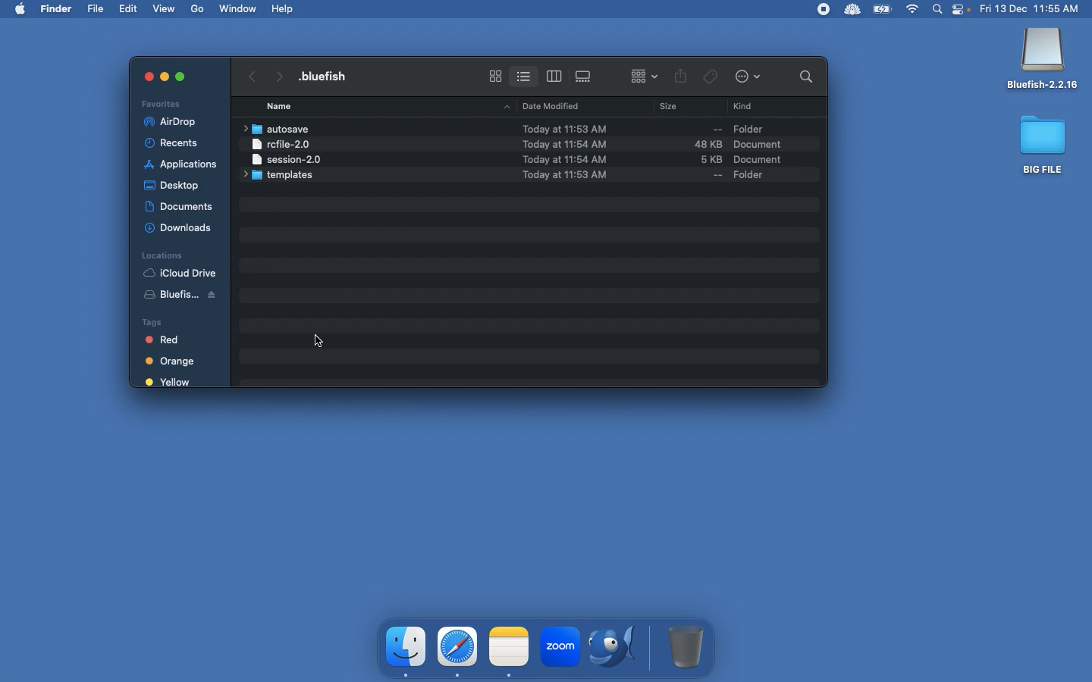  I want to click on go forward, so click(278, 74).